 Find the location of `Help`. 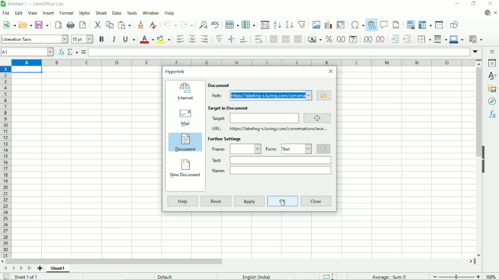

Help is located at coordinates (182, 201).